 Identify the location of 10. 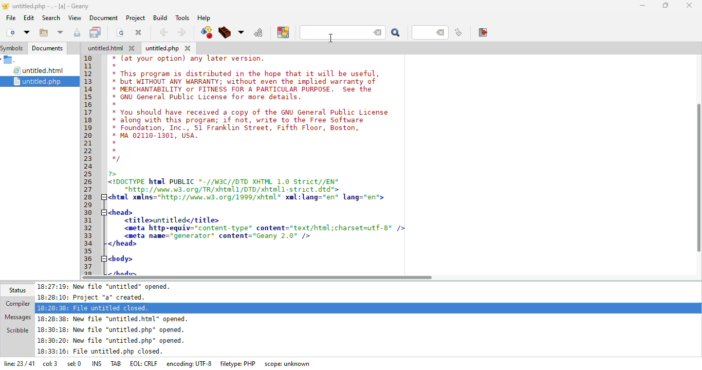
(88, 58).